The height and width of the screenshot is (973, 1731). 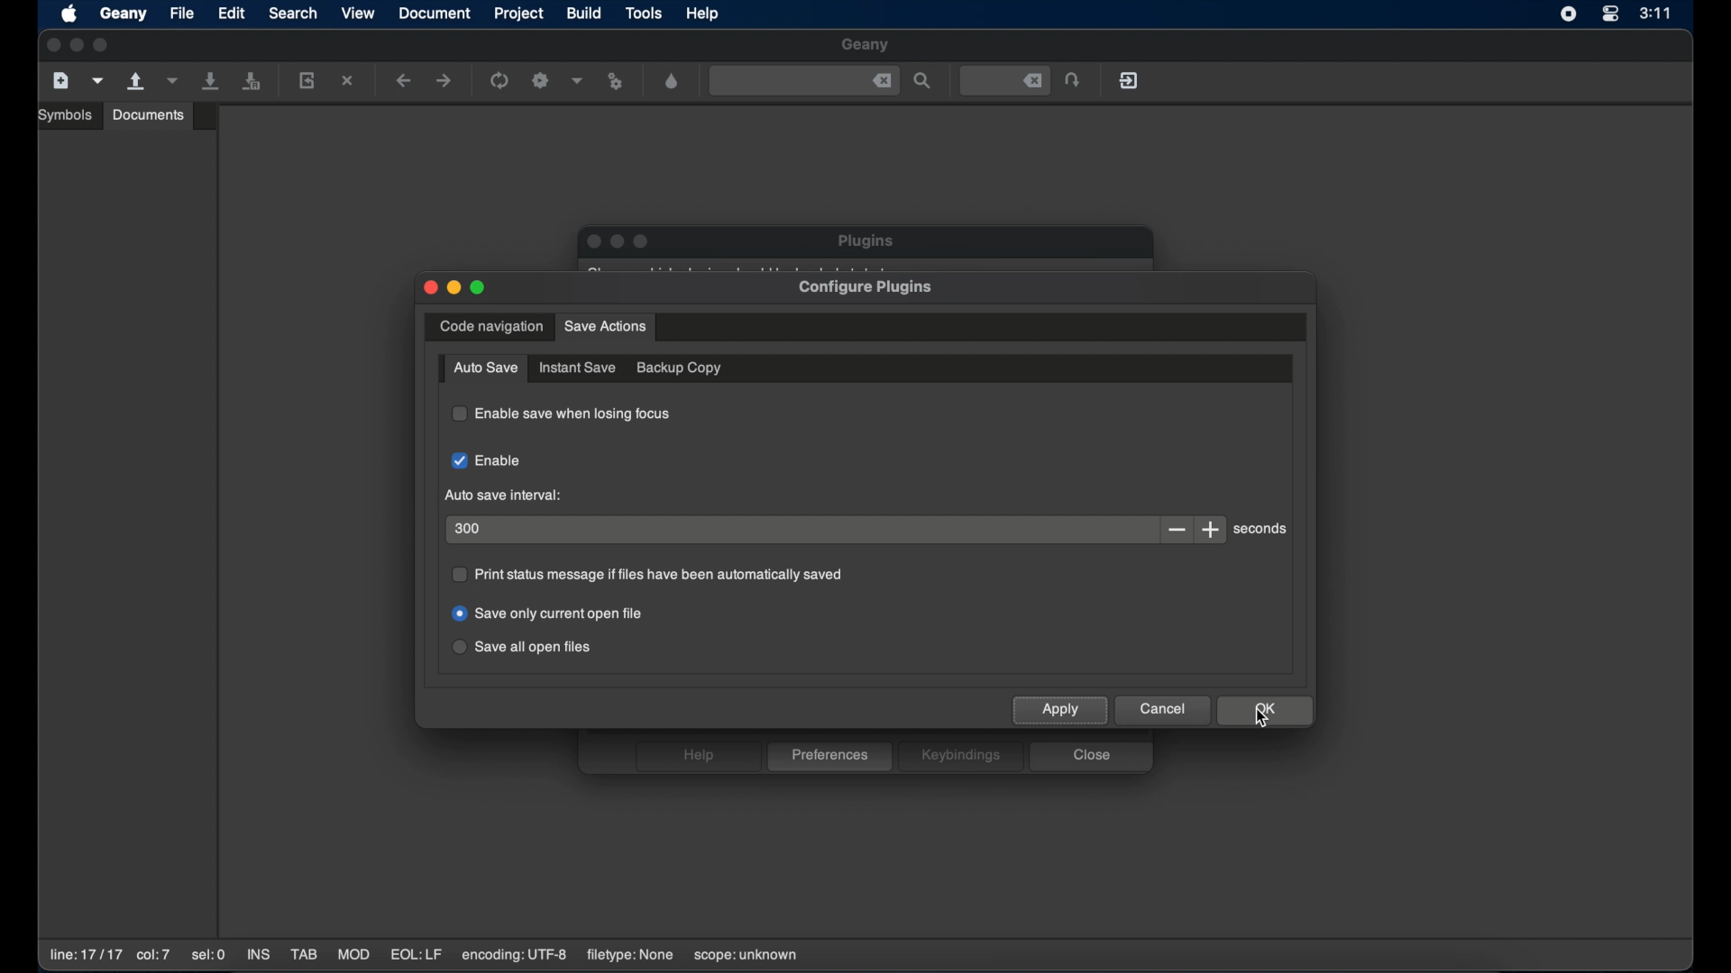 I want to click on geany, so click(x=866, y=46).